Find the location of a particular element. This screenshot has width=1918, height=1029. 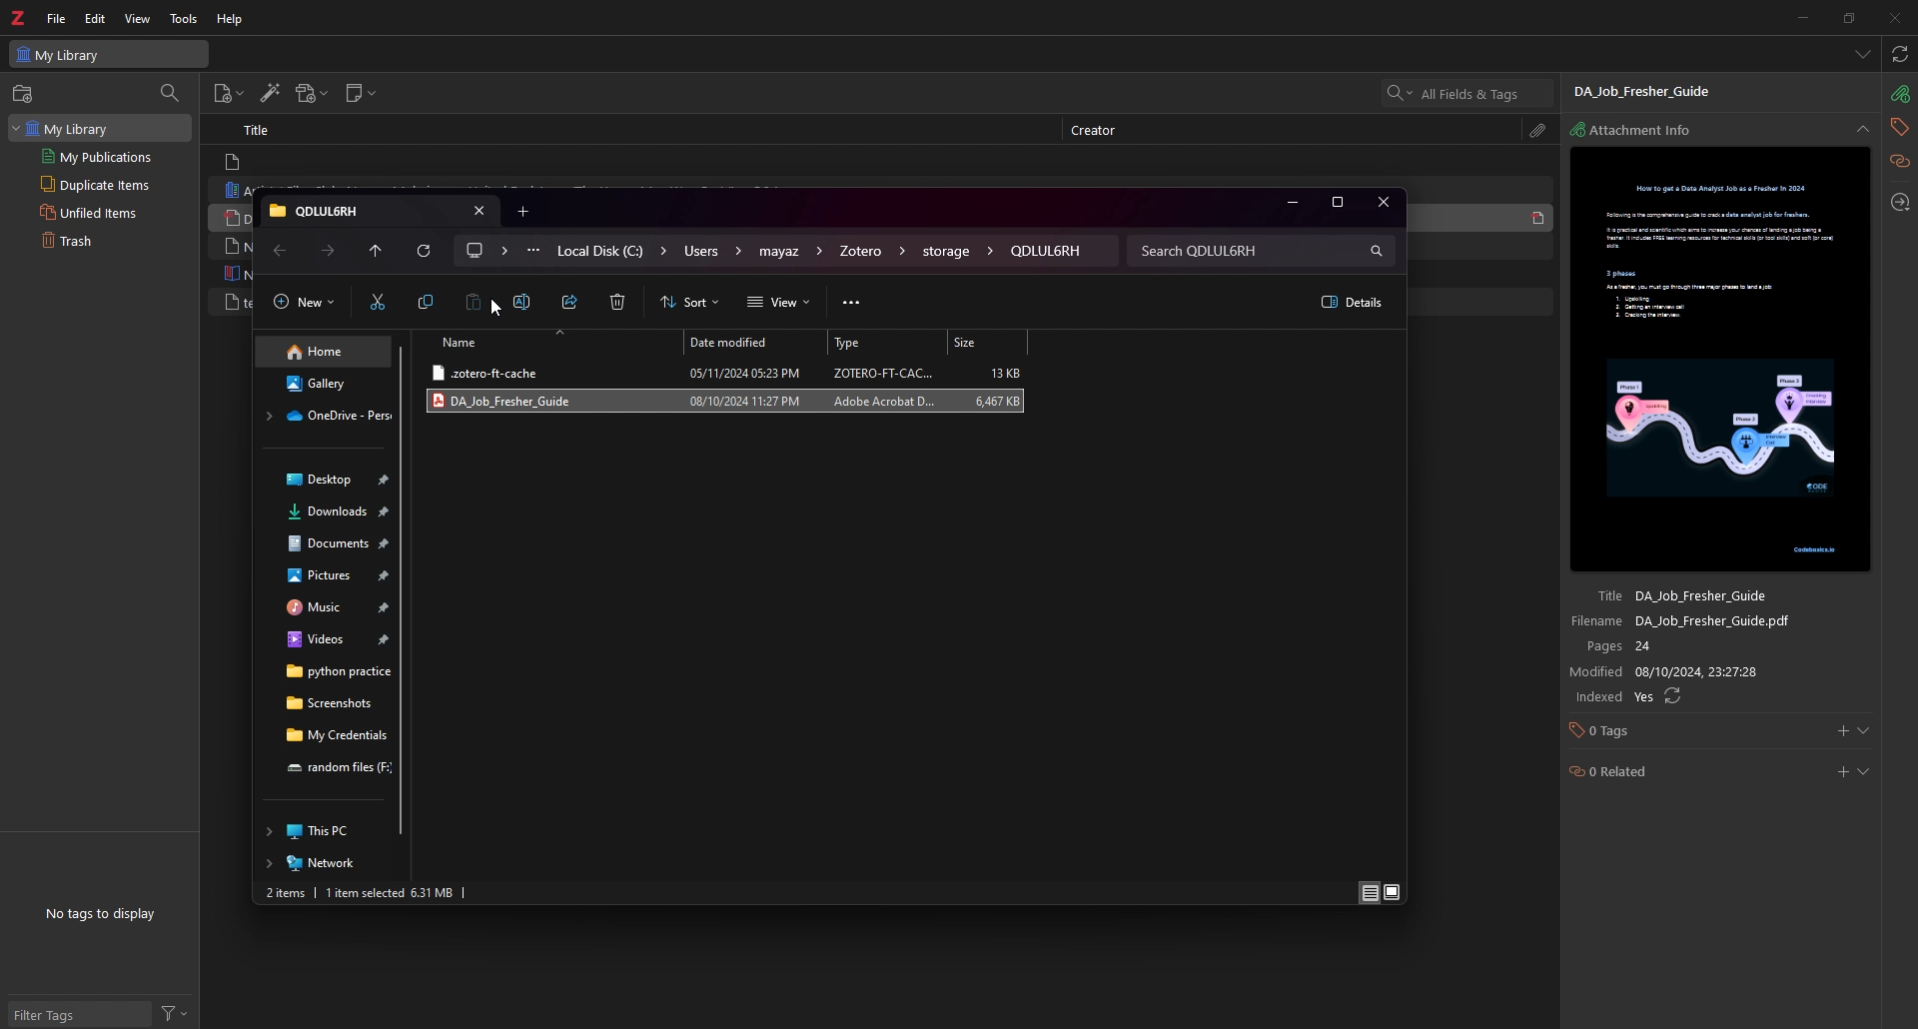

duplicate items is located at coordinates (102, 184).